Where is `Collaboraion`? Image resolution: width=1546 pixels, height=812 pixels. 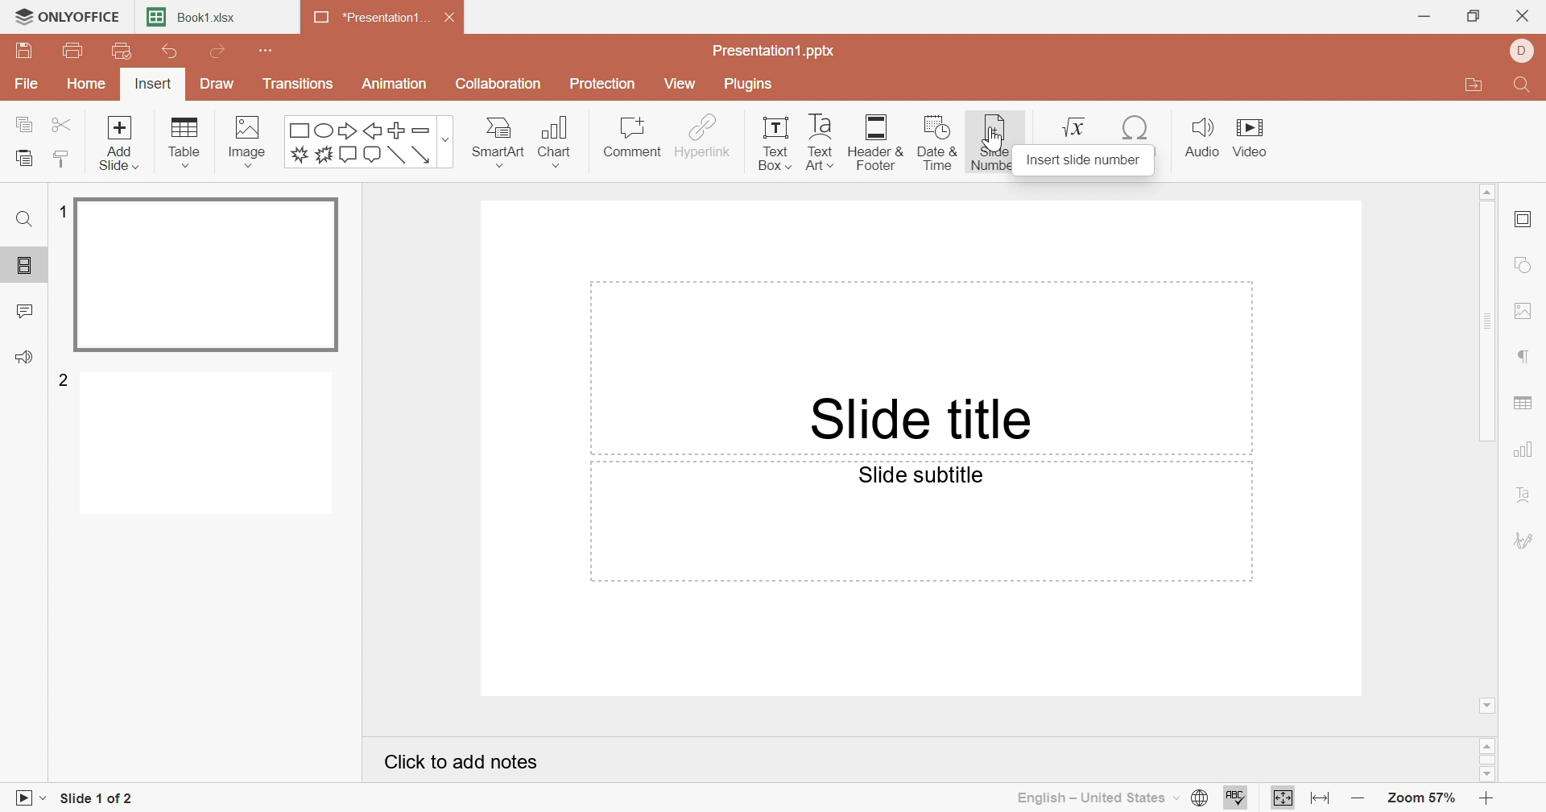
Collaboraion is located at coordinates (501, 86).